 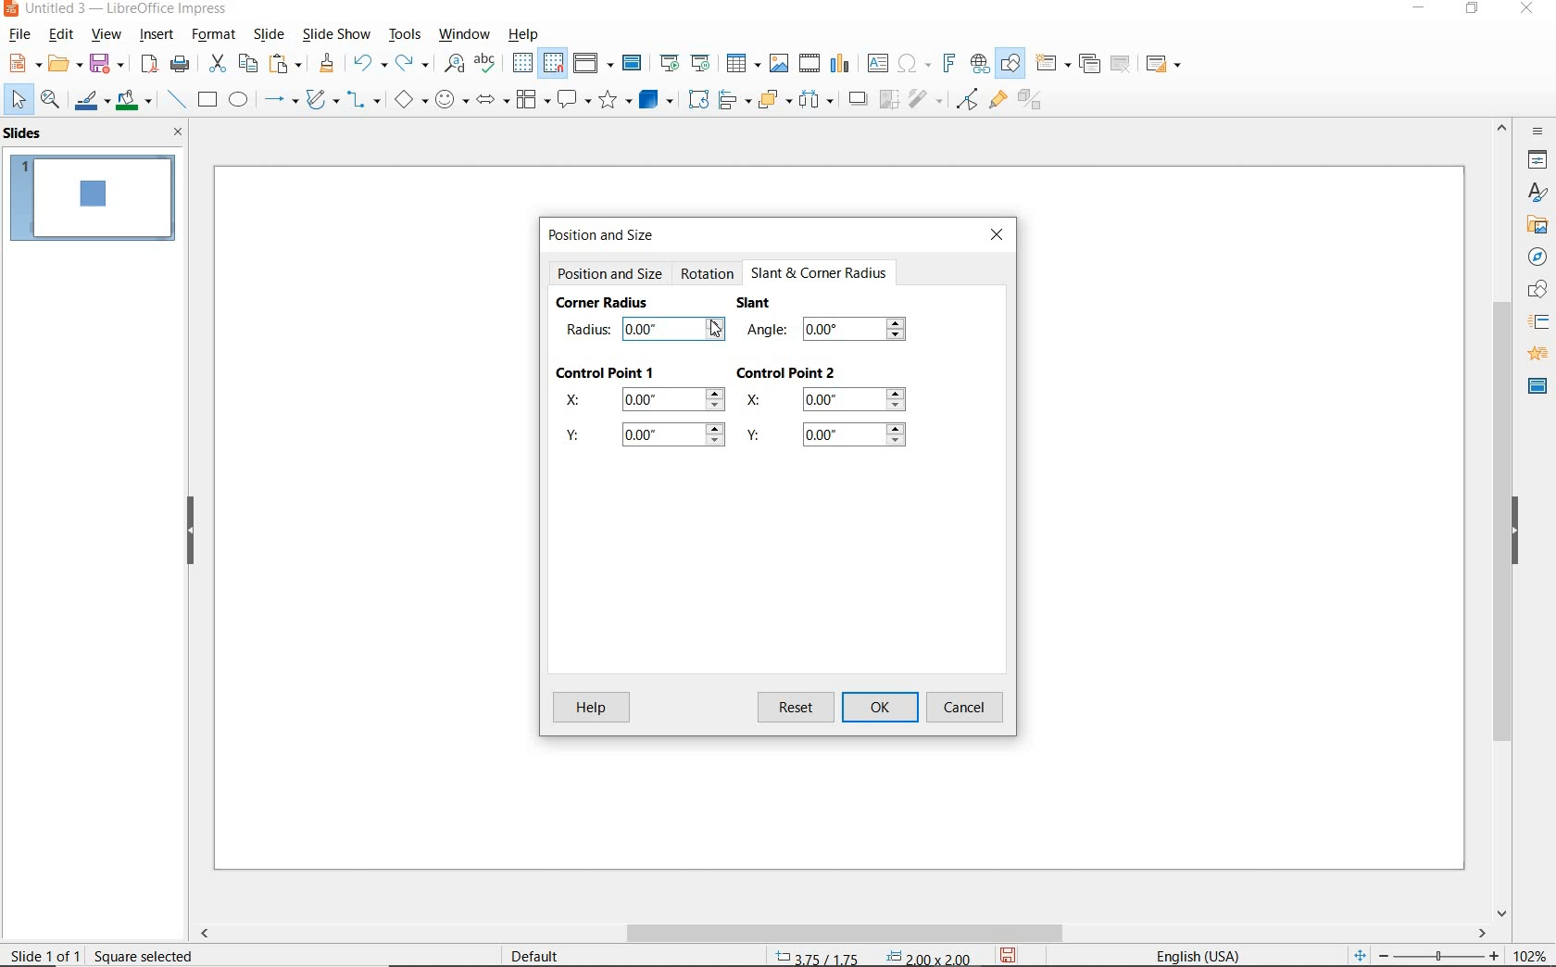 What do you see at coordinates (718, 330) in the screenshot?
I see `cursor` at bounding box center [718, 330].